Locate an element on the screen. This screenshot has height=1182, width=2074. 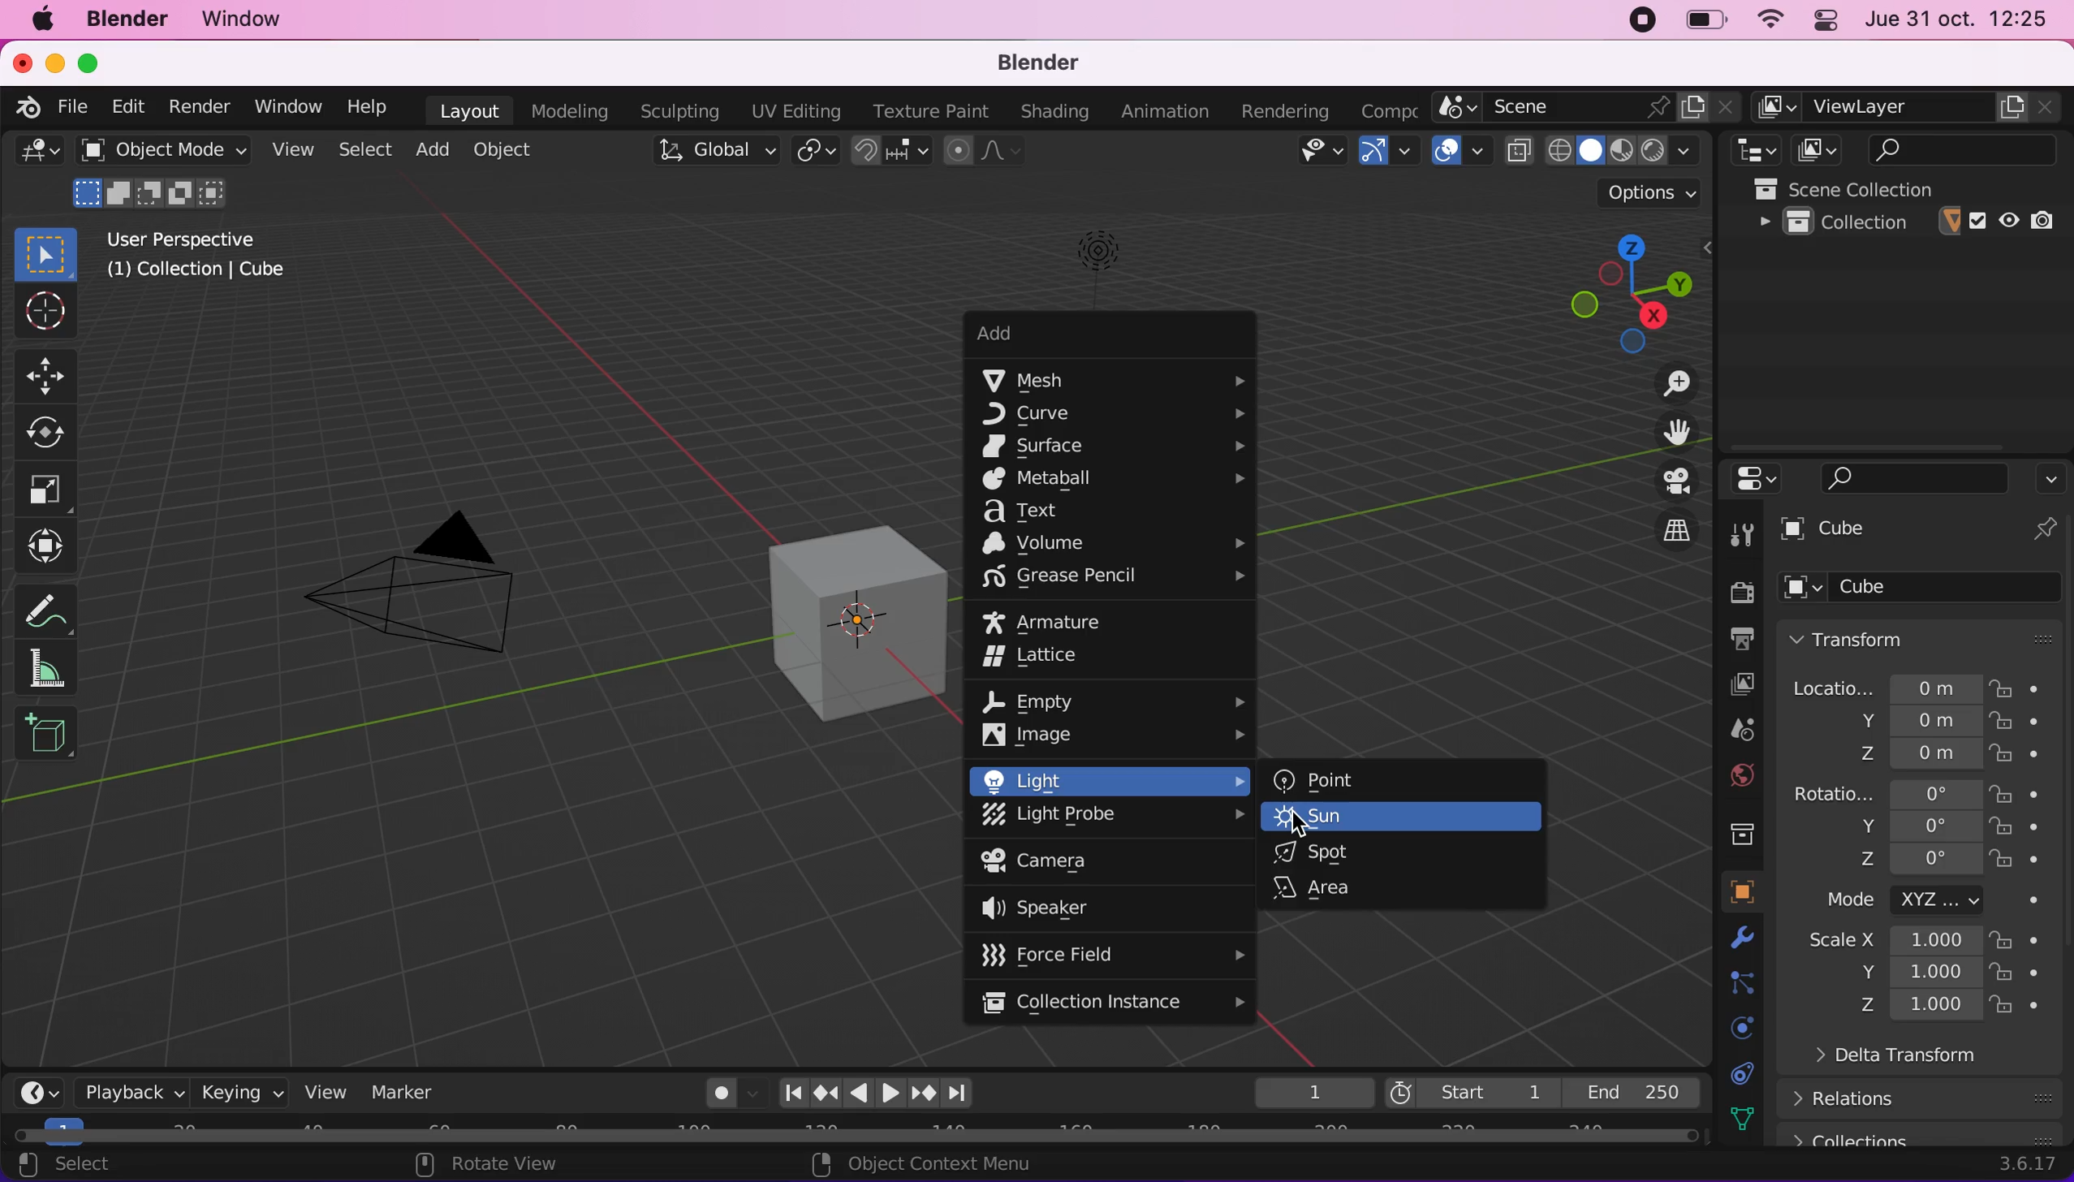
object context menu is located at coordinates (915, 1164).